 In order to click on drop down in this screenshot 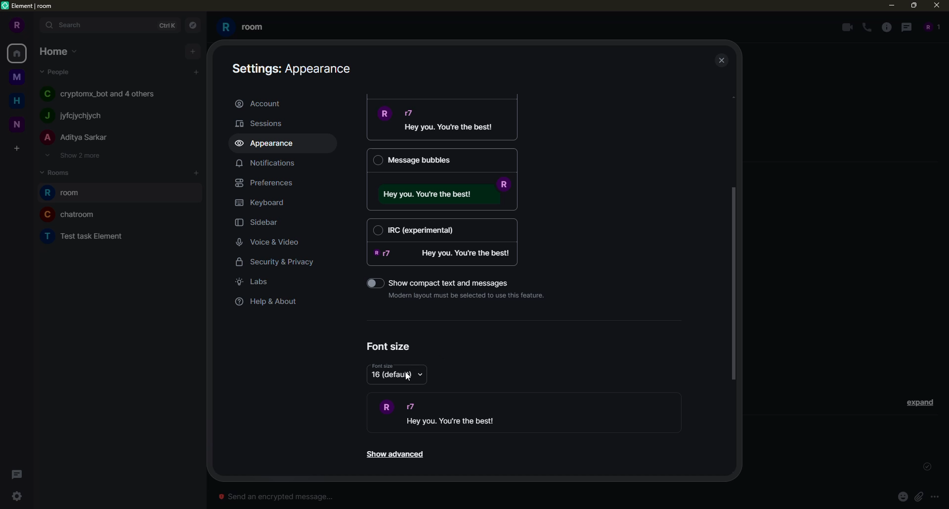, I will do `click(421, 376)`.